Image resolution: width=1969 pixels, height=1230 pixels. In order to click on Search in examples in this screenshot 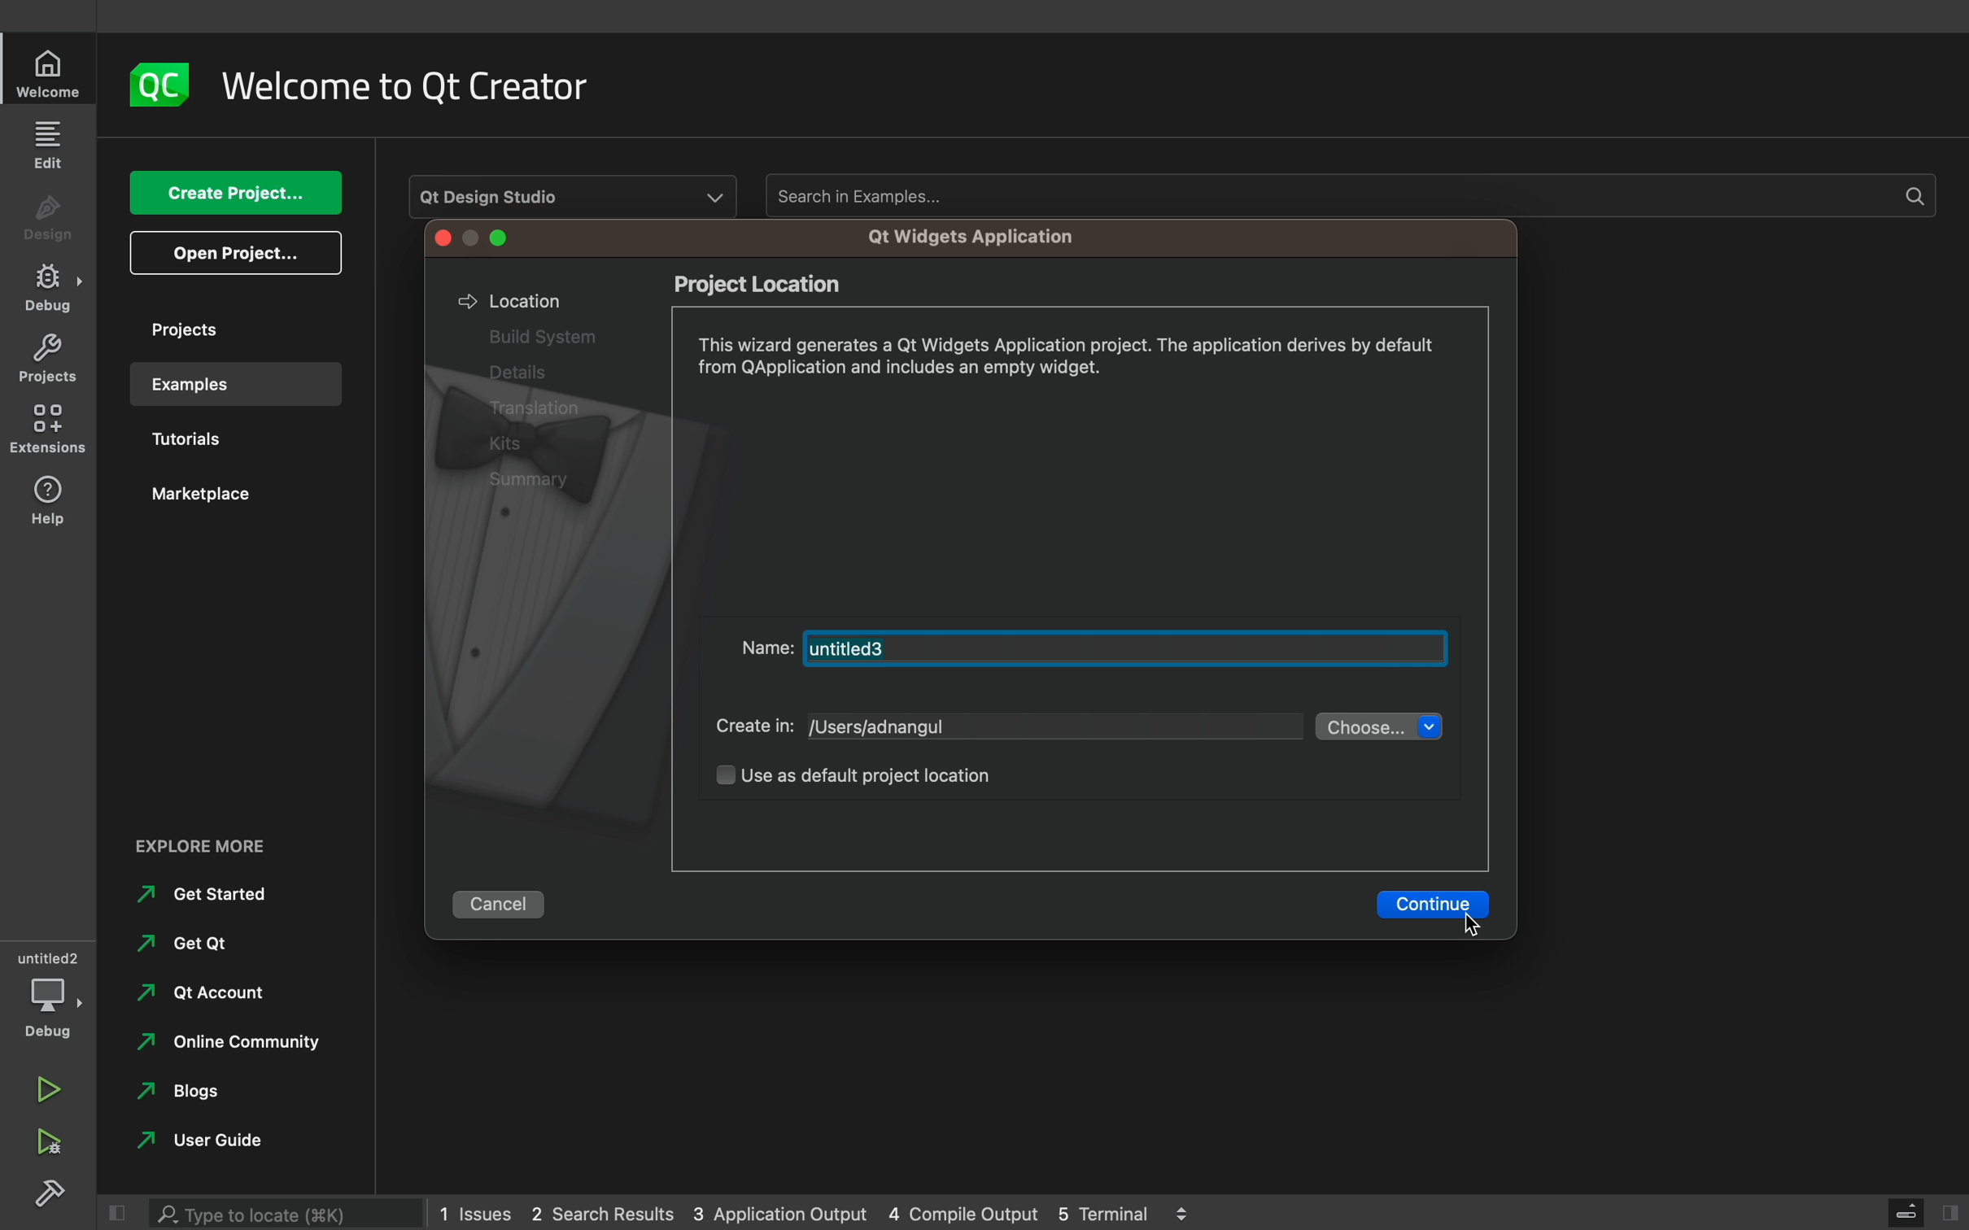, I will do `click(1347, 195)`.